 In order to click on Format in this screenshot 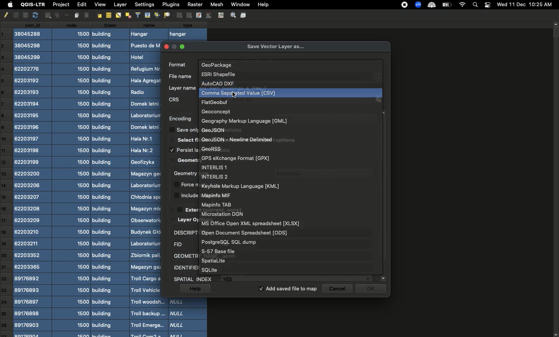, I will do `click(249, 139)`.